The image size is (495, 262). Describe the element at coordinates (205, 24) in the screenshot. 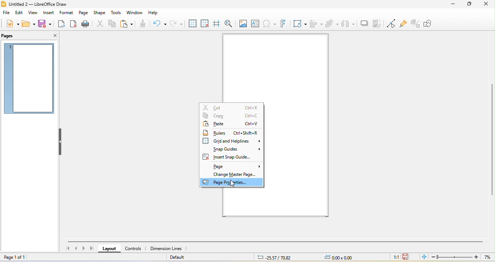

I see `snap to grid` at that location.